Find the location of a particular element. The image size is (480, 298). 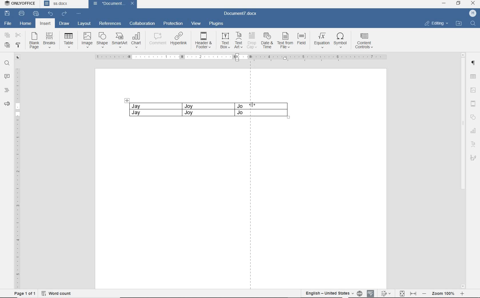

TABLE is located at coordinates (186, 110).